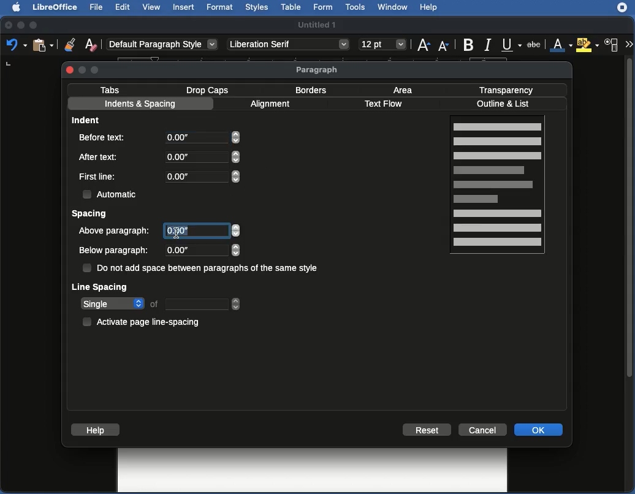  Describe the element at coordinates (560, 45) in the screenshot. I see `Font color` at that location.